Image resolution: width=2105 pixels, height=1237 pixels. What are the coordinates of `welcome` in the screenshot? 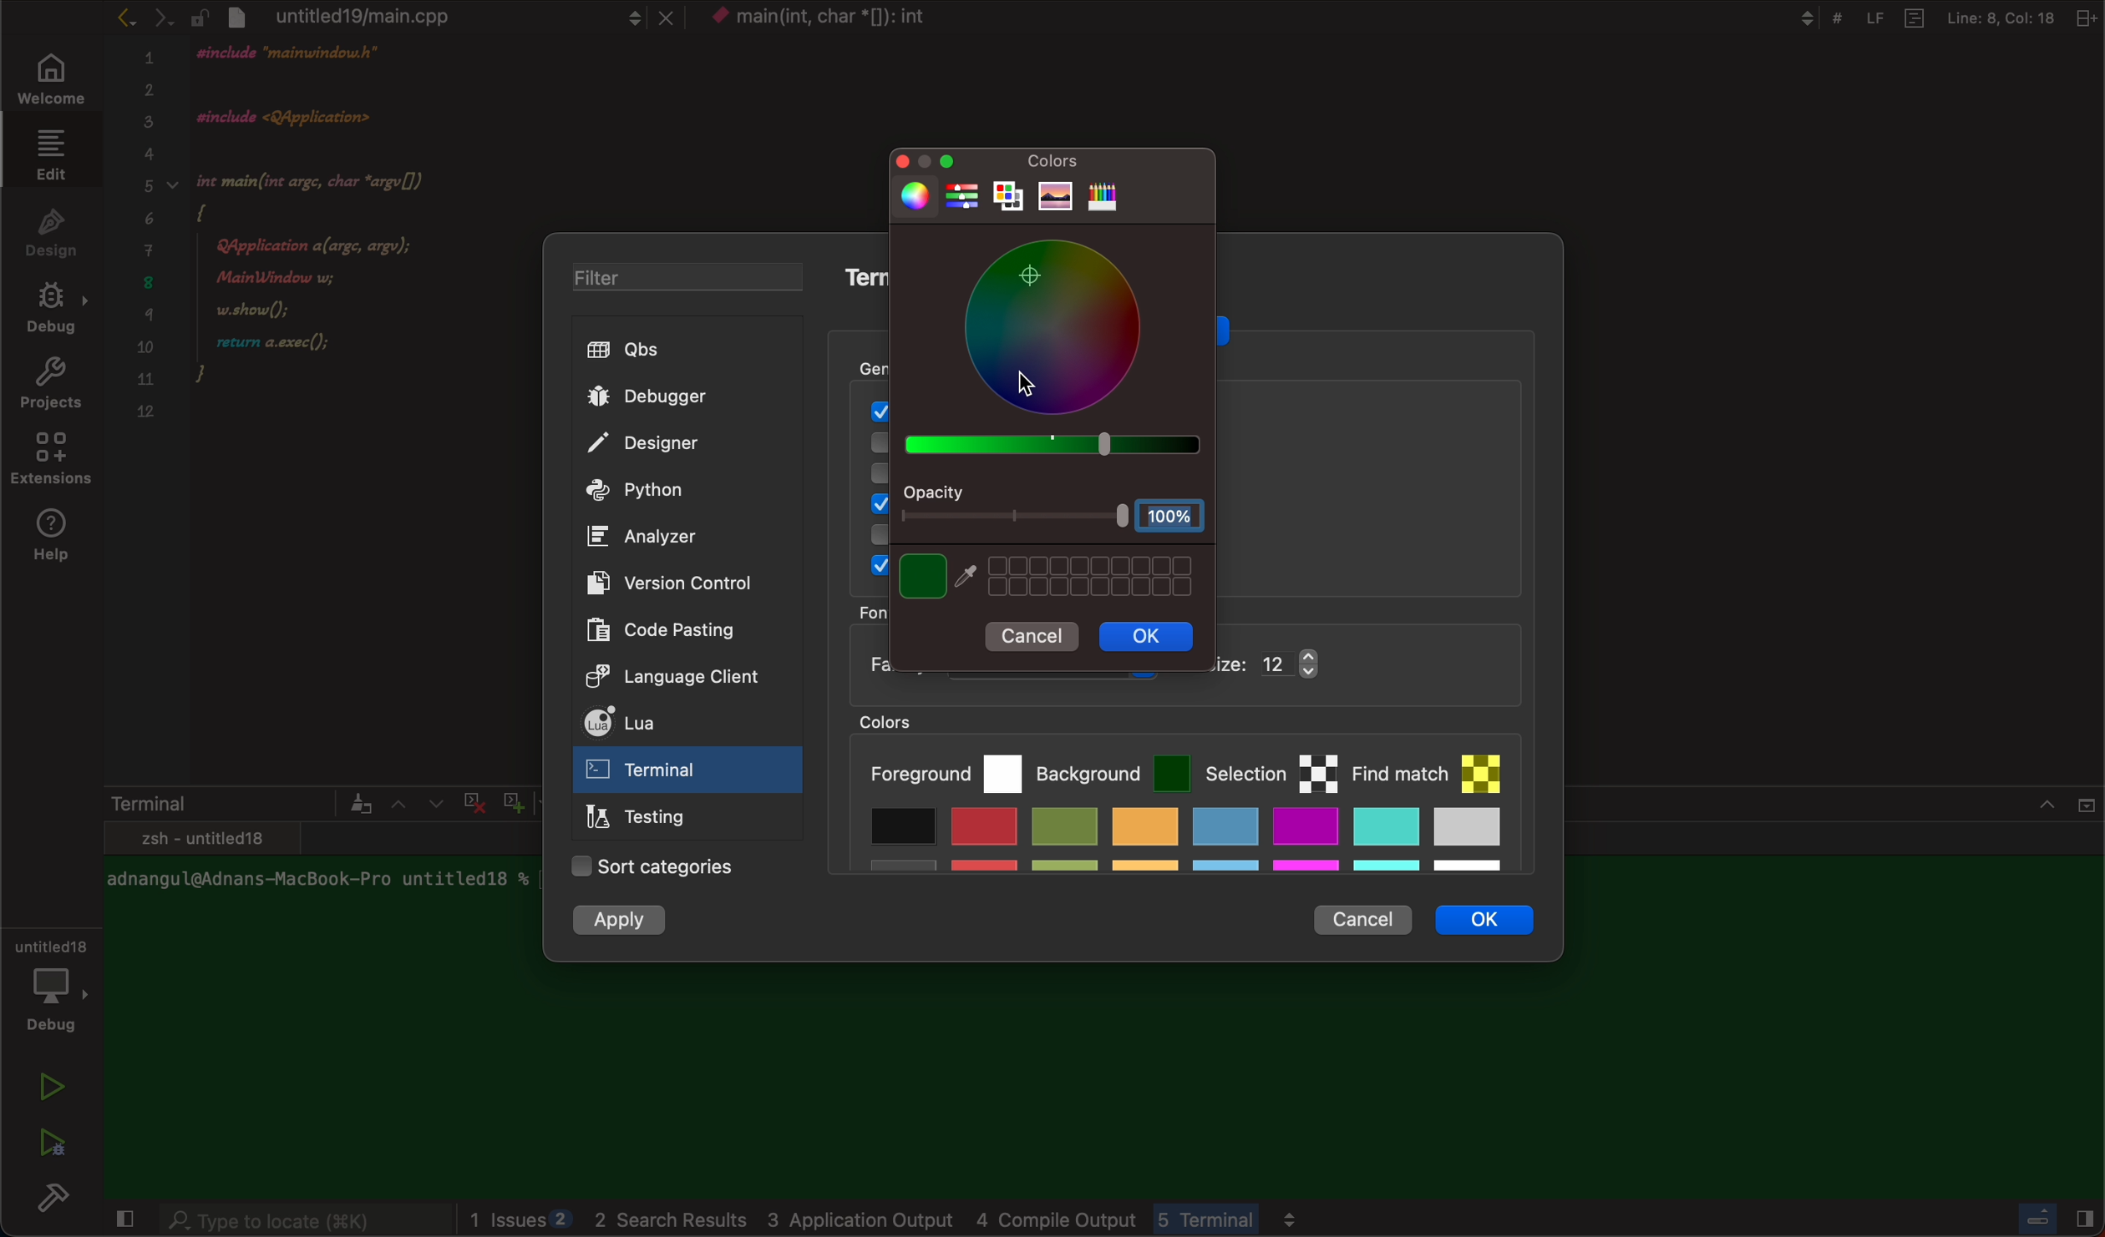 It's located at (48, 81).